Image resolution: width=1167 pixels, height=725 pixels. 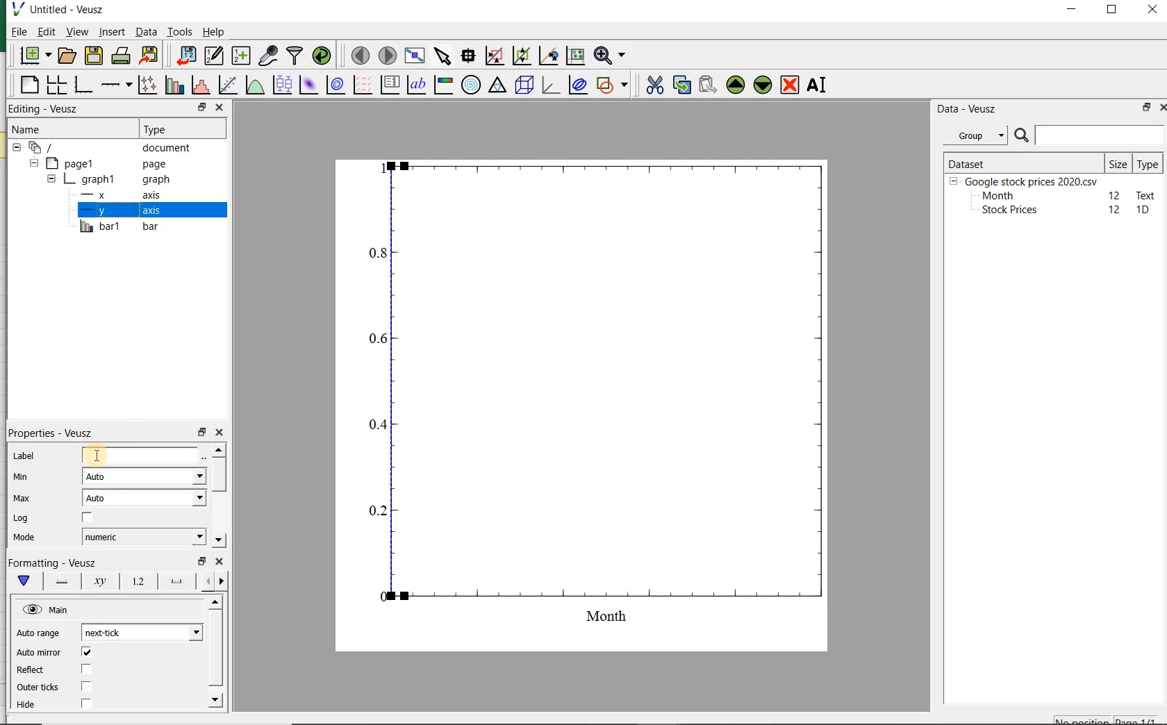 I want to click on click to recenter graph axes, so click(x=547, y=56).